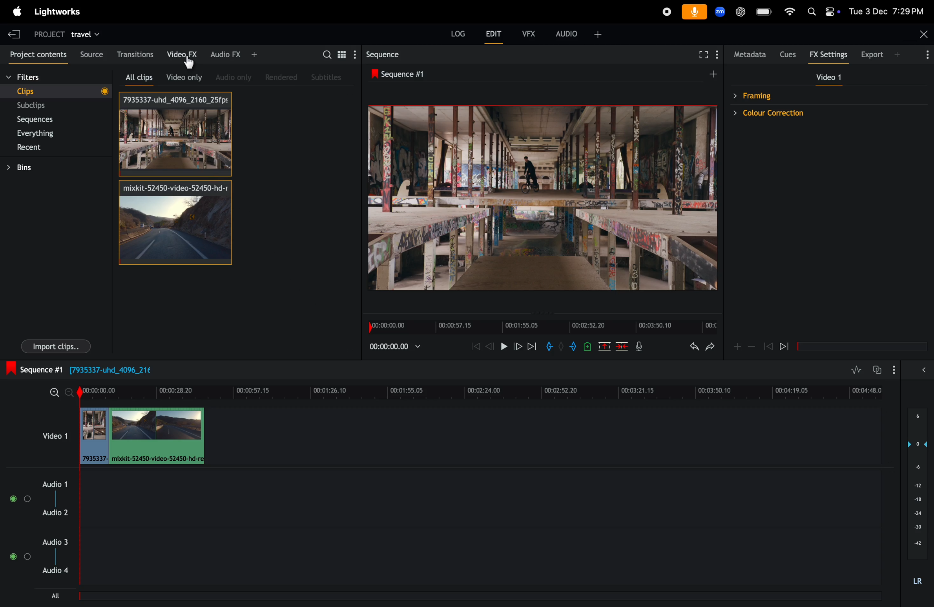  I want to click on import clips, so click(51, 348).